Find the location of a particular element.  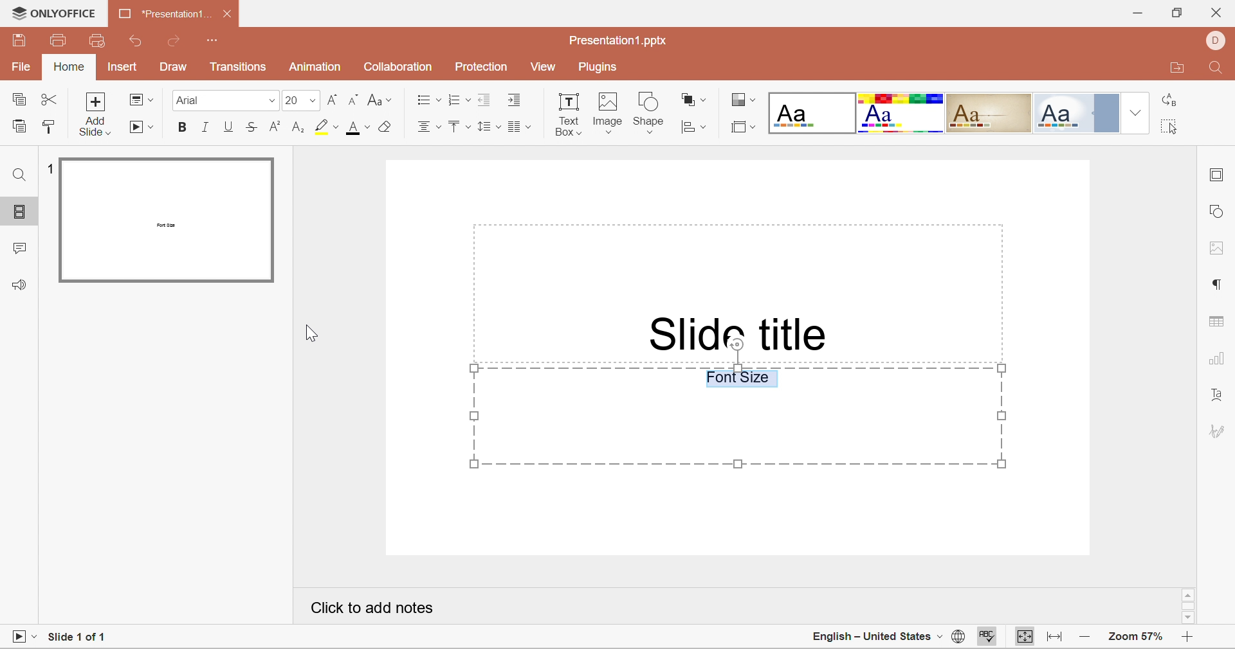

Increment font size is located at coordinates (334, 100).